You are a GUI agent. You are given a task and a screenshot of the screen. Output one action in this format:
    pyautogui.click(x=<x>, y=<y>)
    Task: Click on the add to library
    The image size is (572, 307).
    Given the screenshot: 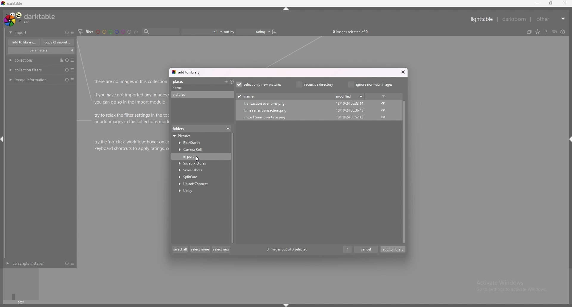 What is the action you would take?
    pyautogui.click(x=187, y=72)
    